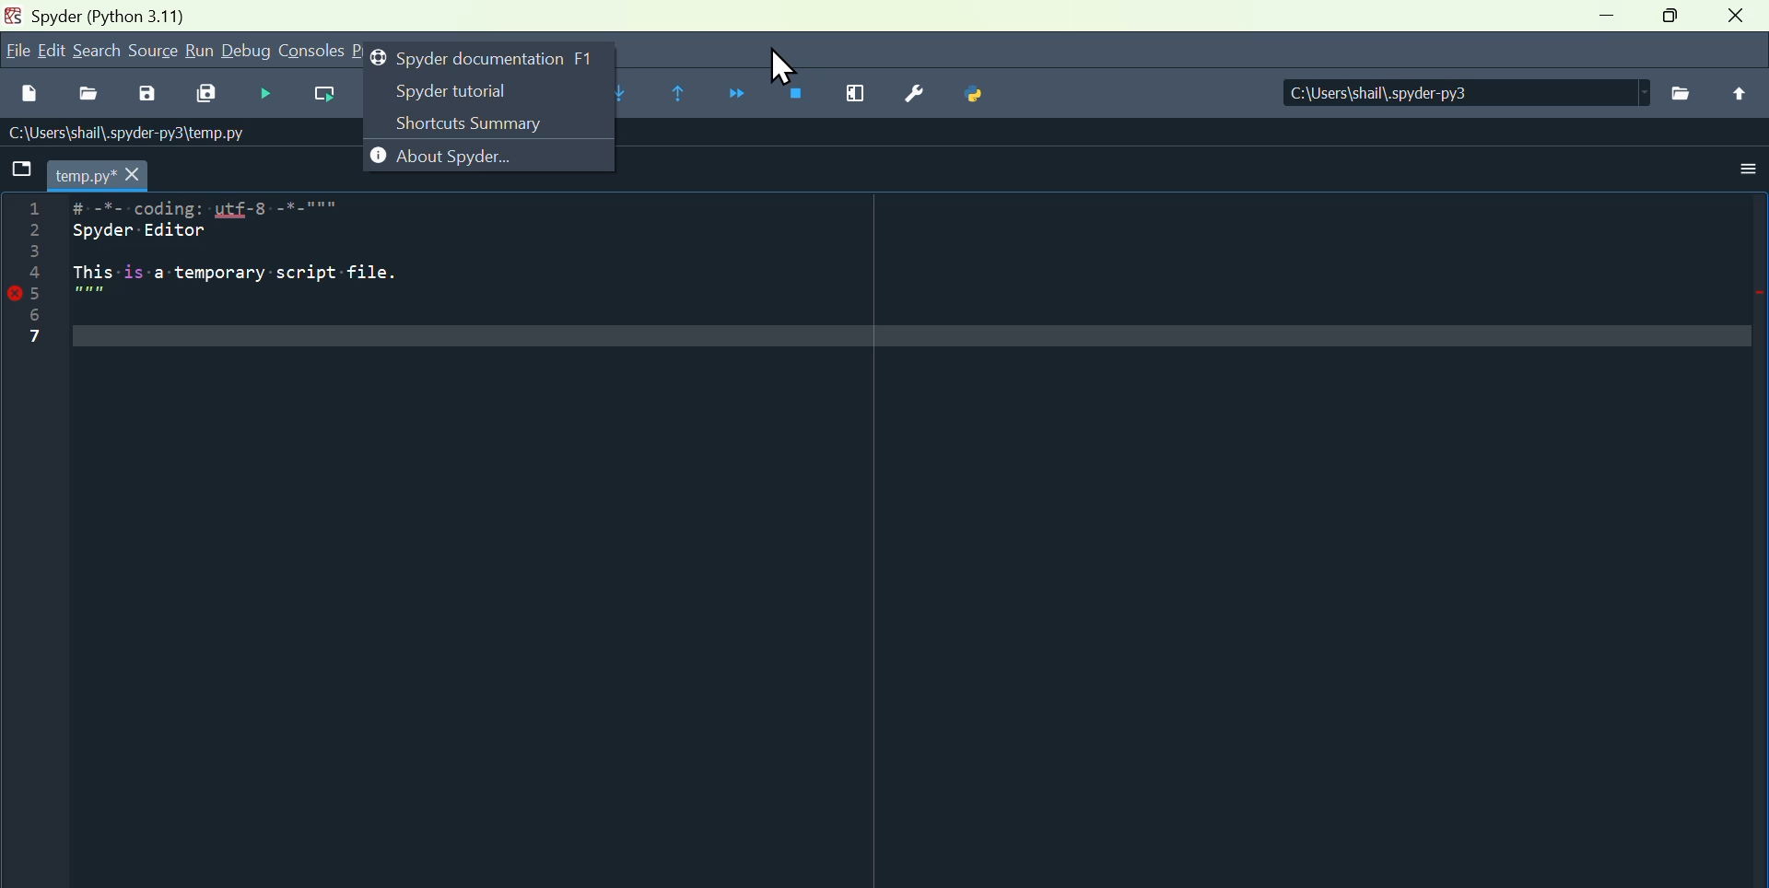  I want to click on Spyder (Python 3.11), so click(149, 15).